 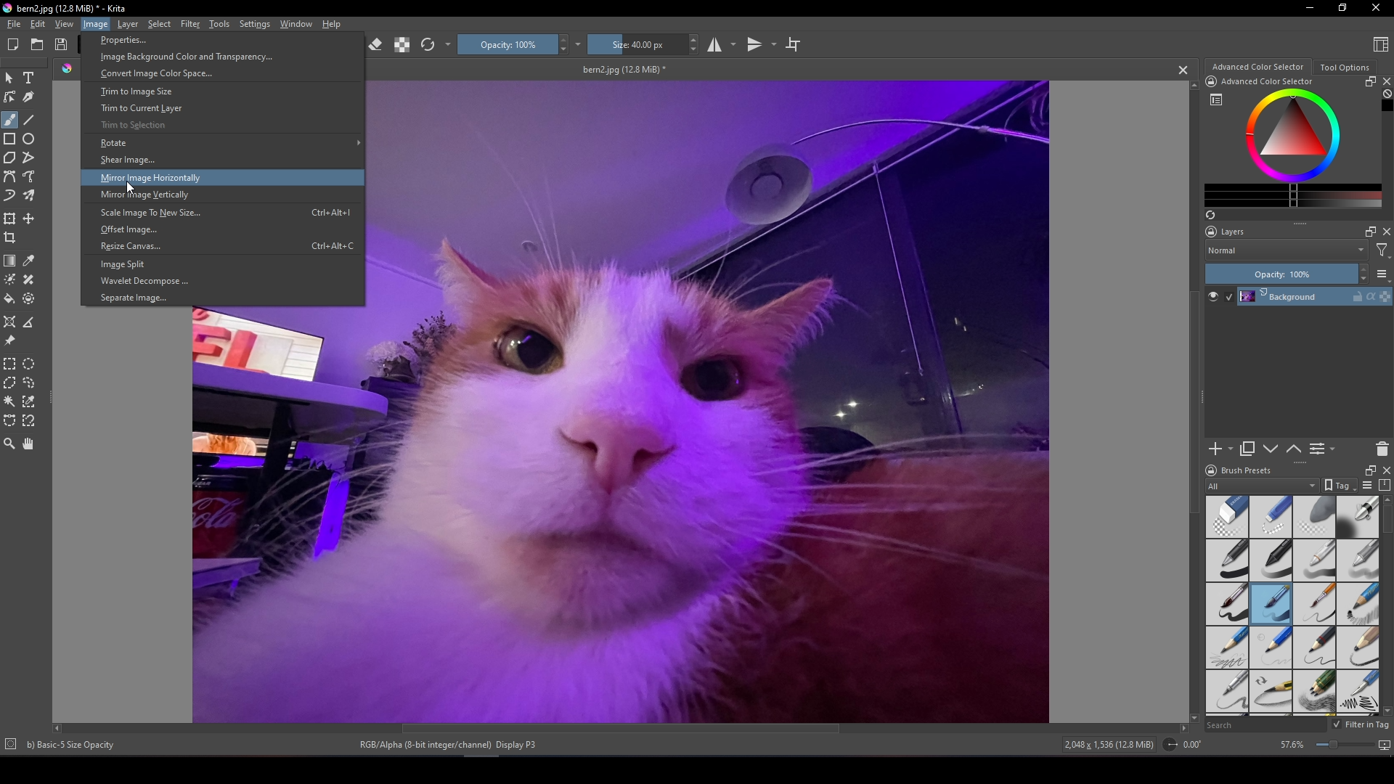 What do you see at coordinates (95, 25) in the screenshot?
I see `image` at bounding box center [95, 25].